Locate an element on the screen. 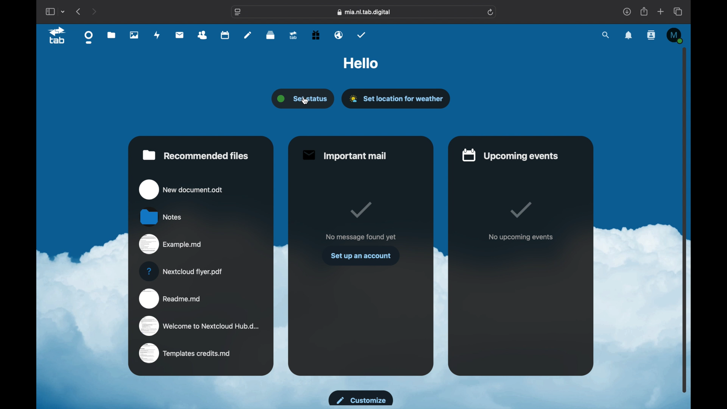  new document is located at coordinates (182, 189).